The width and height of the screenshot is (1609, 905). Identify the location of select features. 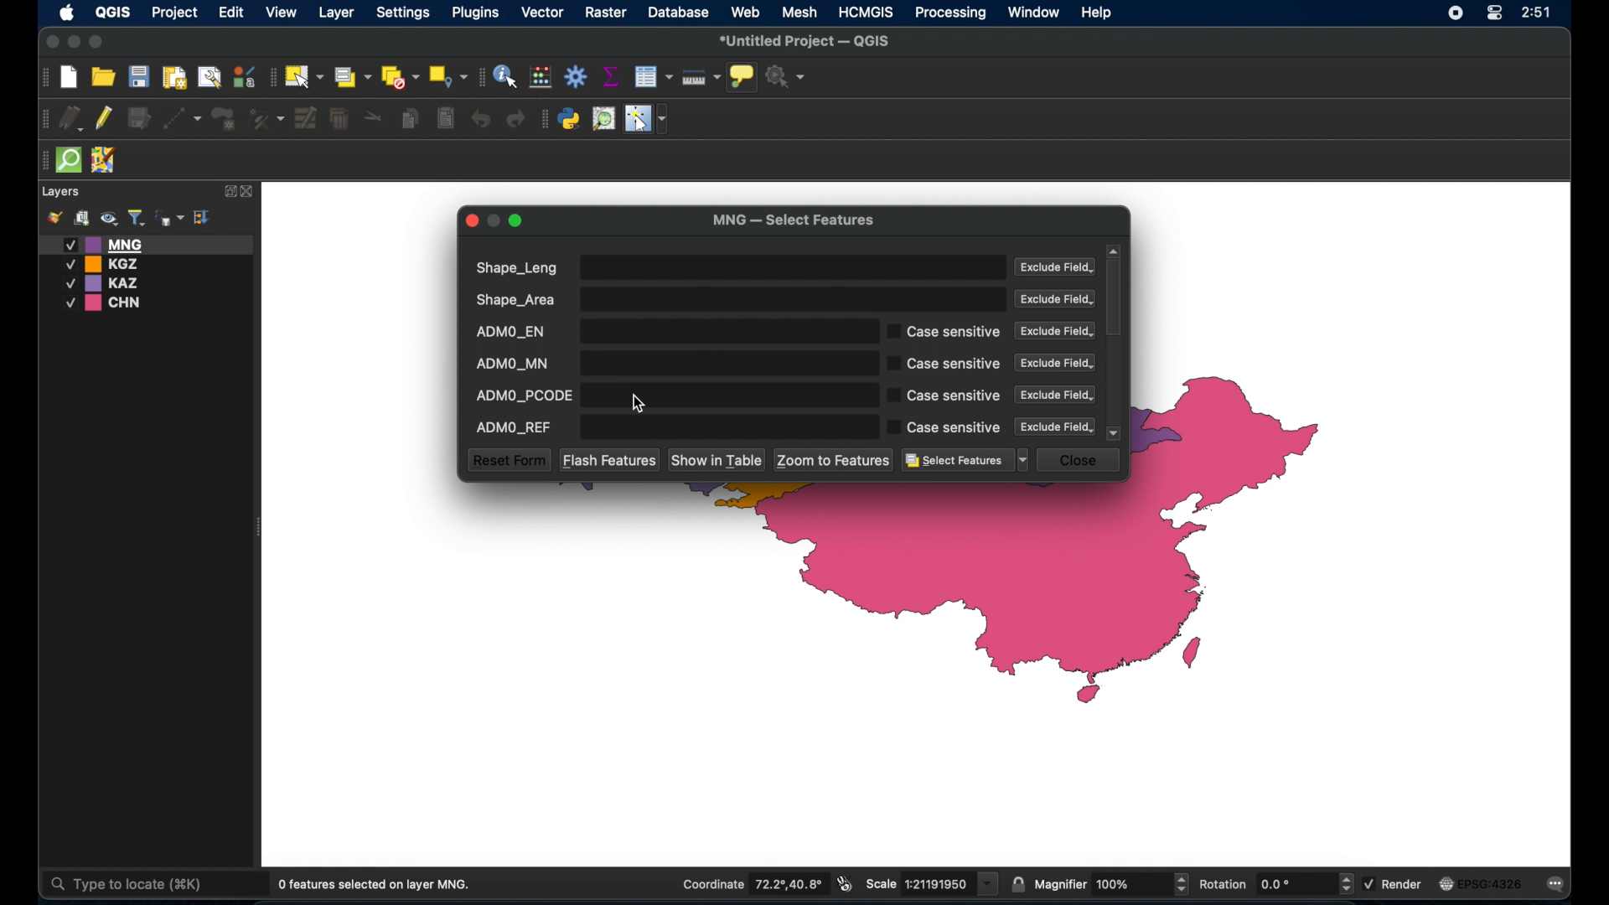
(965, 461).